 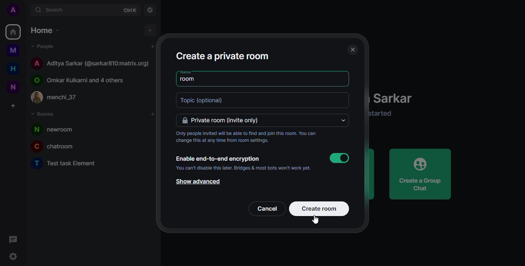 I want to click on quick settings, so click(x=13, y=257).